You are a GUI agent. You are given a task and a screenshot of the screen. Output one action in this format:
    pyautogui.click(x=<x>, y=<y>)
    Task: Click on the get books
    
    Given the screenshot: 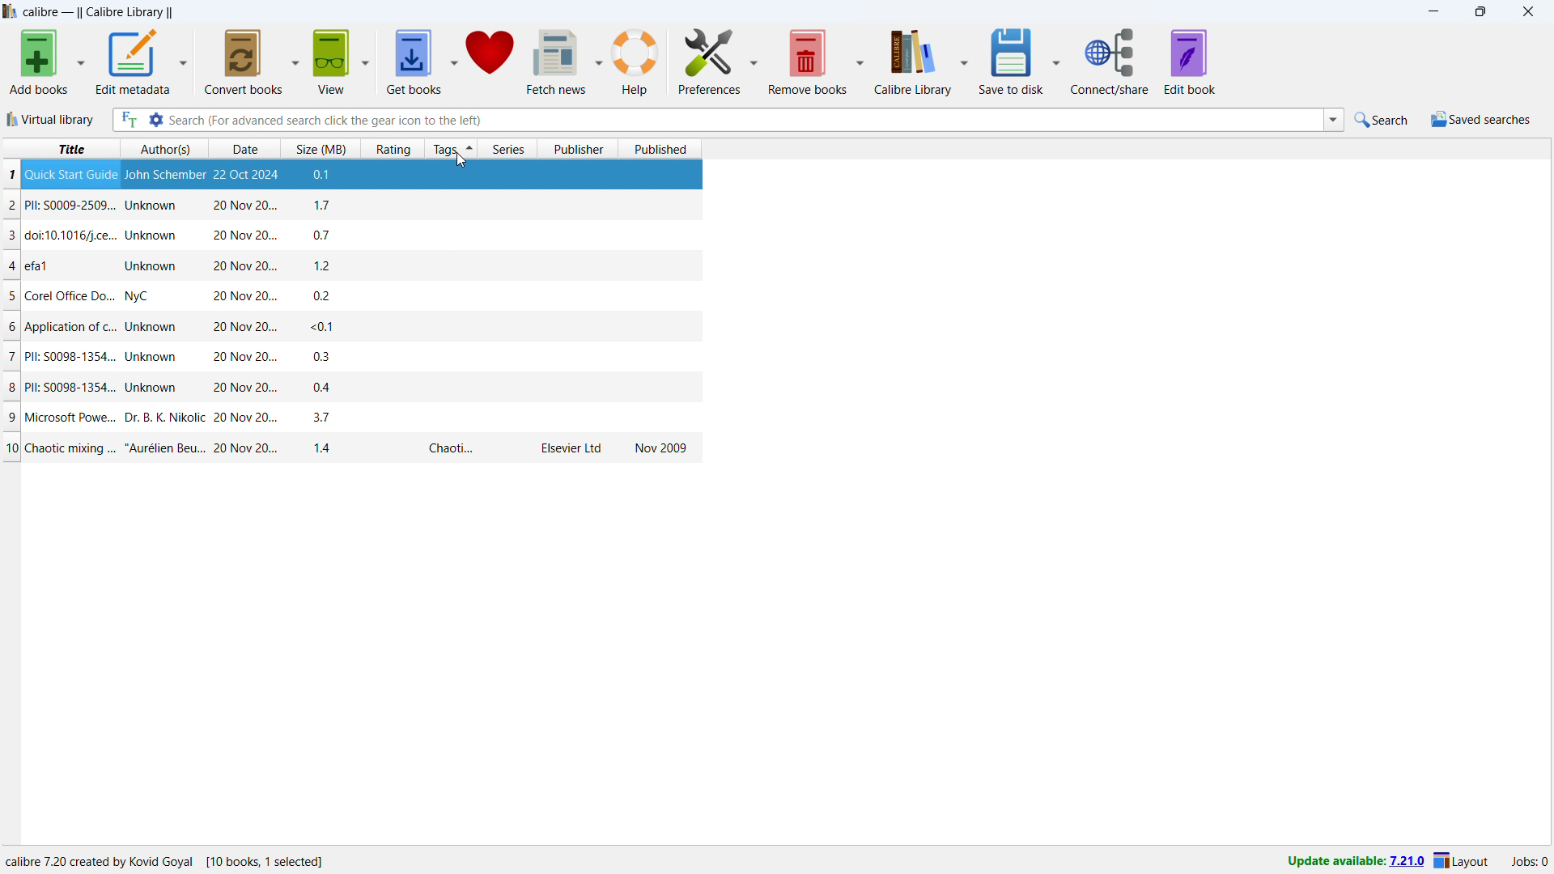 What is the action you would take?
    pyautogui.click(x=414, y=62)
    